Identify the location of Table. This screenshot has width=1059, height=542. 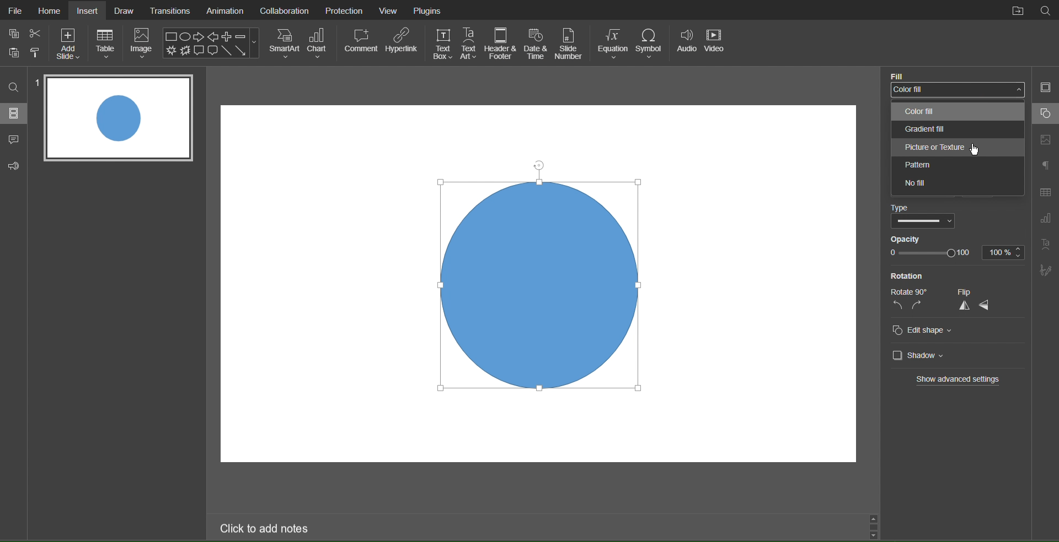
(106, 44).